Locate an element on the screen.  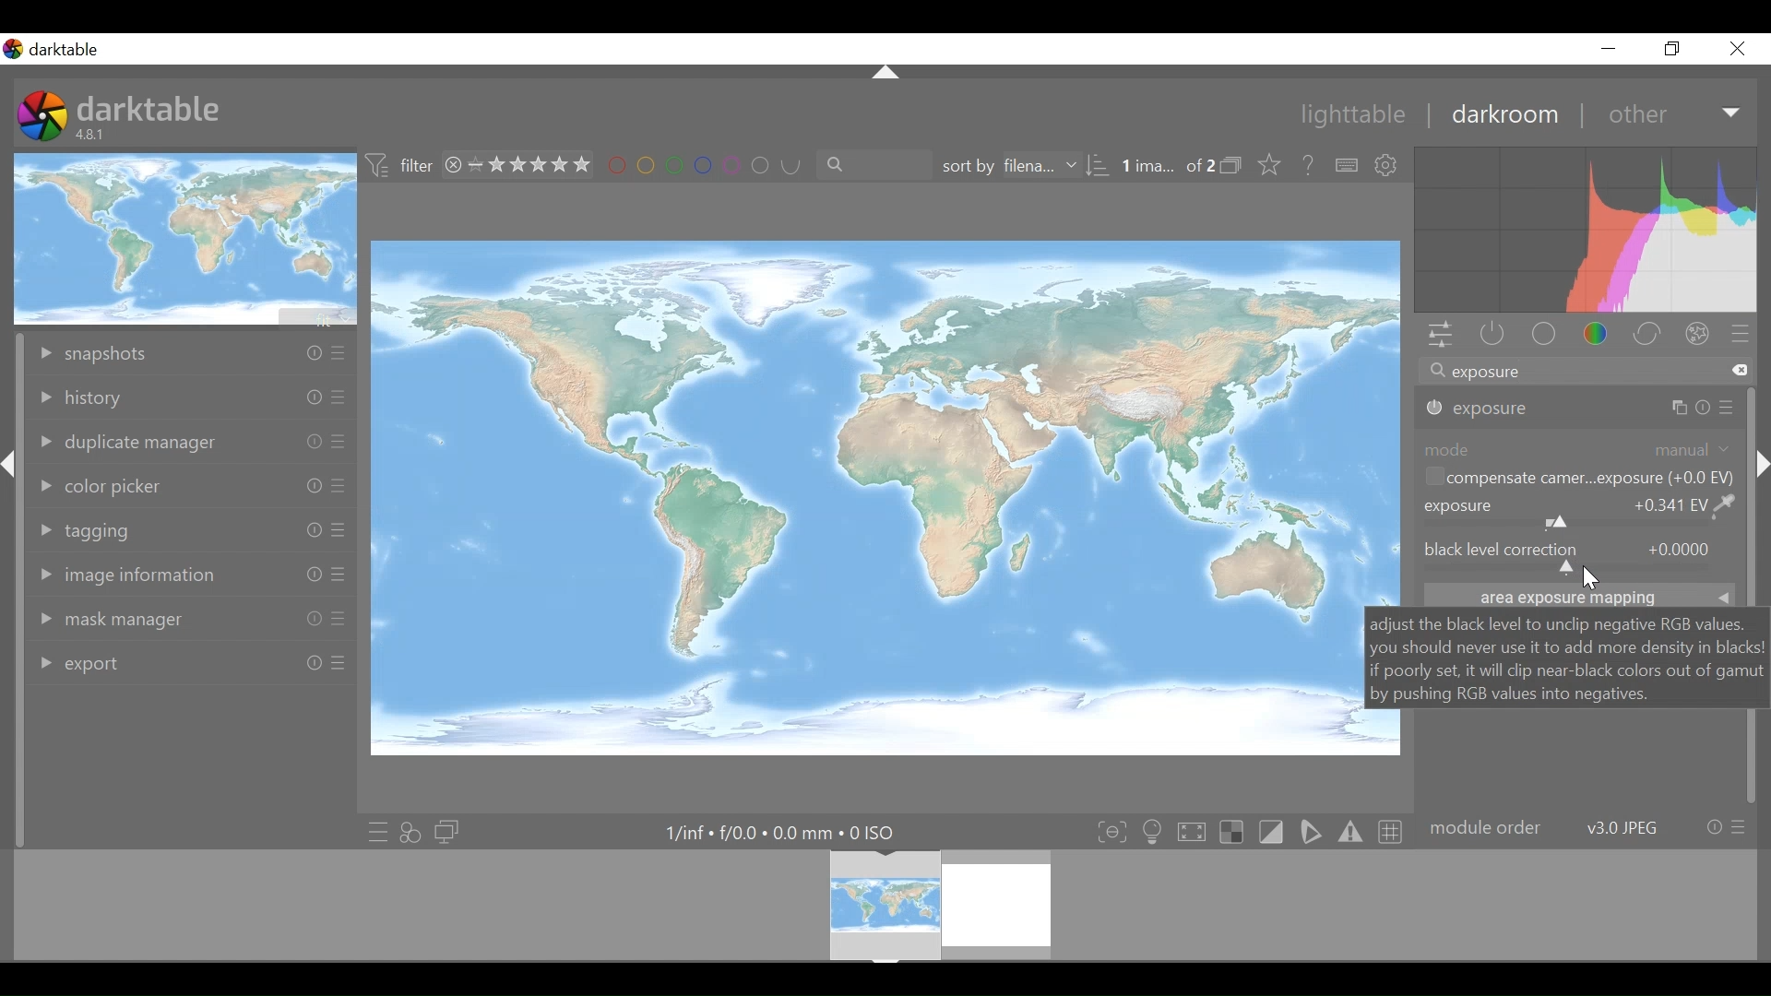
manual is located at coordinates (1690, 449).